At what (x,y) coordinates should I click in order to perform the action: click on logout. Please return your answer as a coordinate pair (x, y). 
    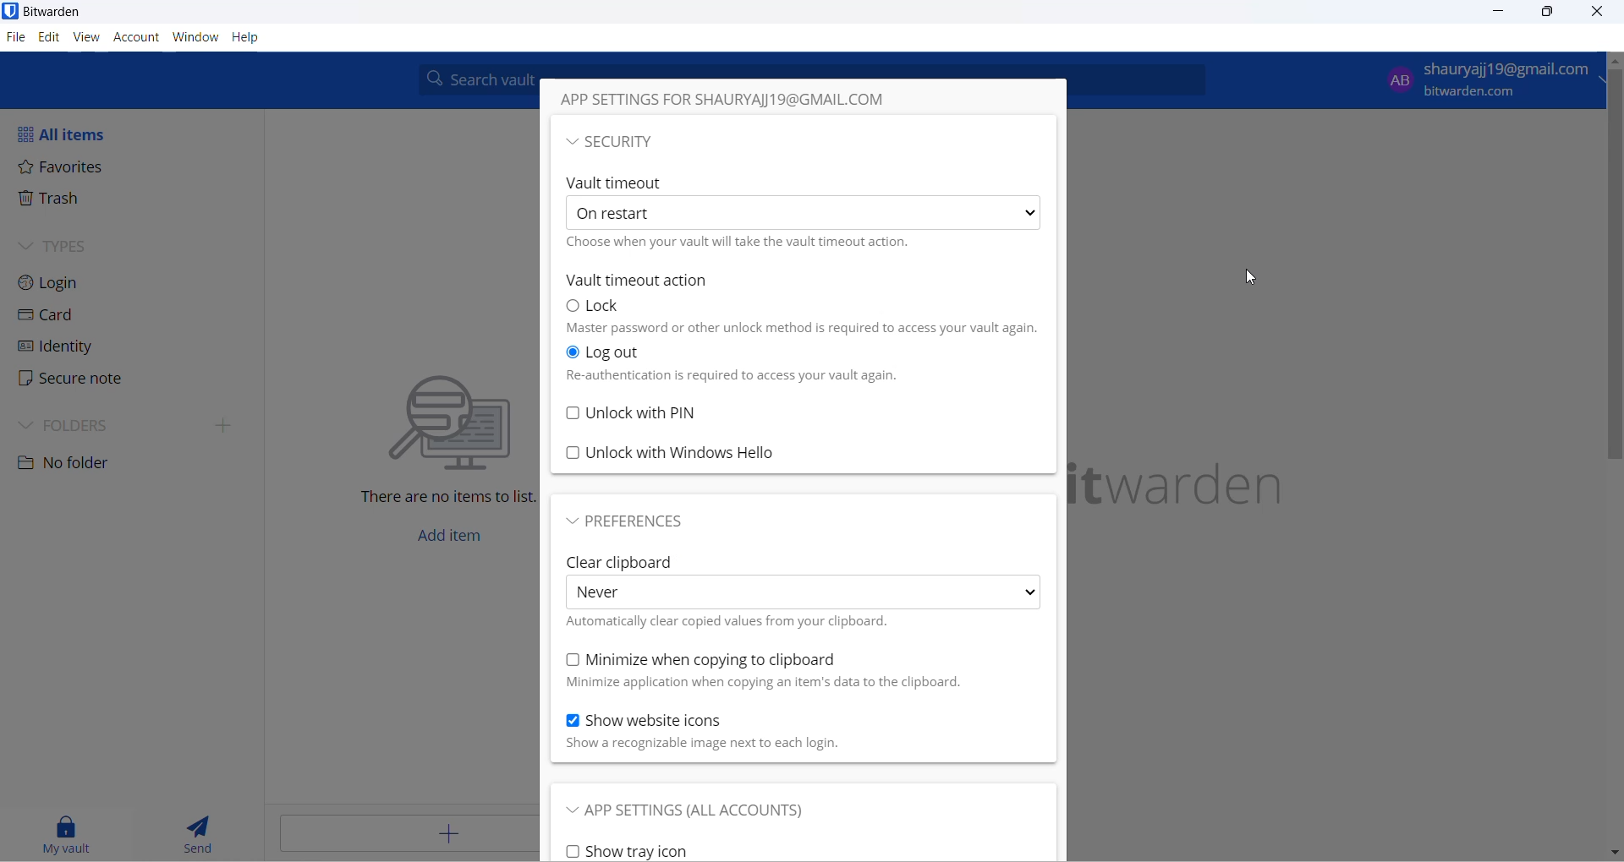
    Looking at the image, I should click on (622, 354).